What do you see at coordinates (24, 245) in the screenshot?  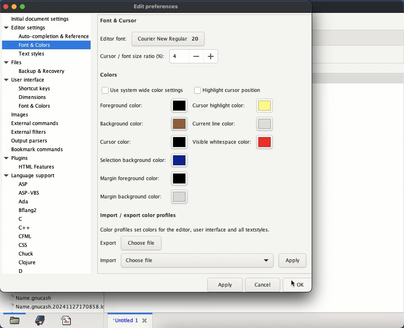 I see `css` at bounding box center [24, 245].